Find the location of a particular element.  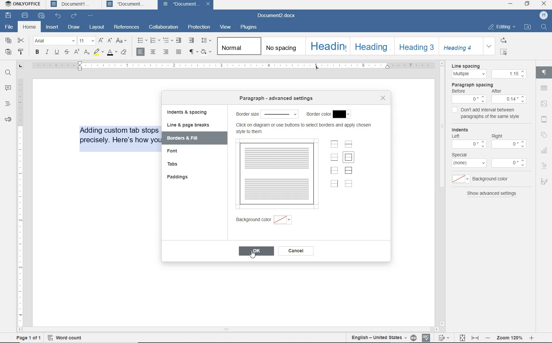

menu is located at coordinates (509, 74).